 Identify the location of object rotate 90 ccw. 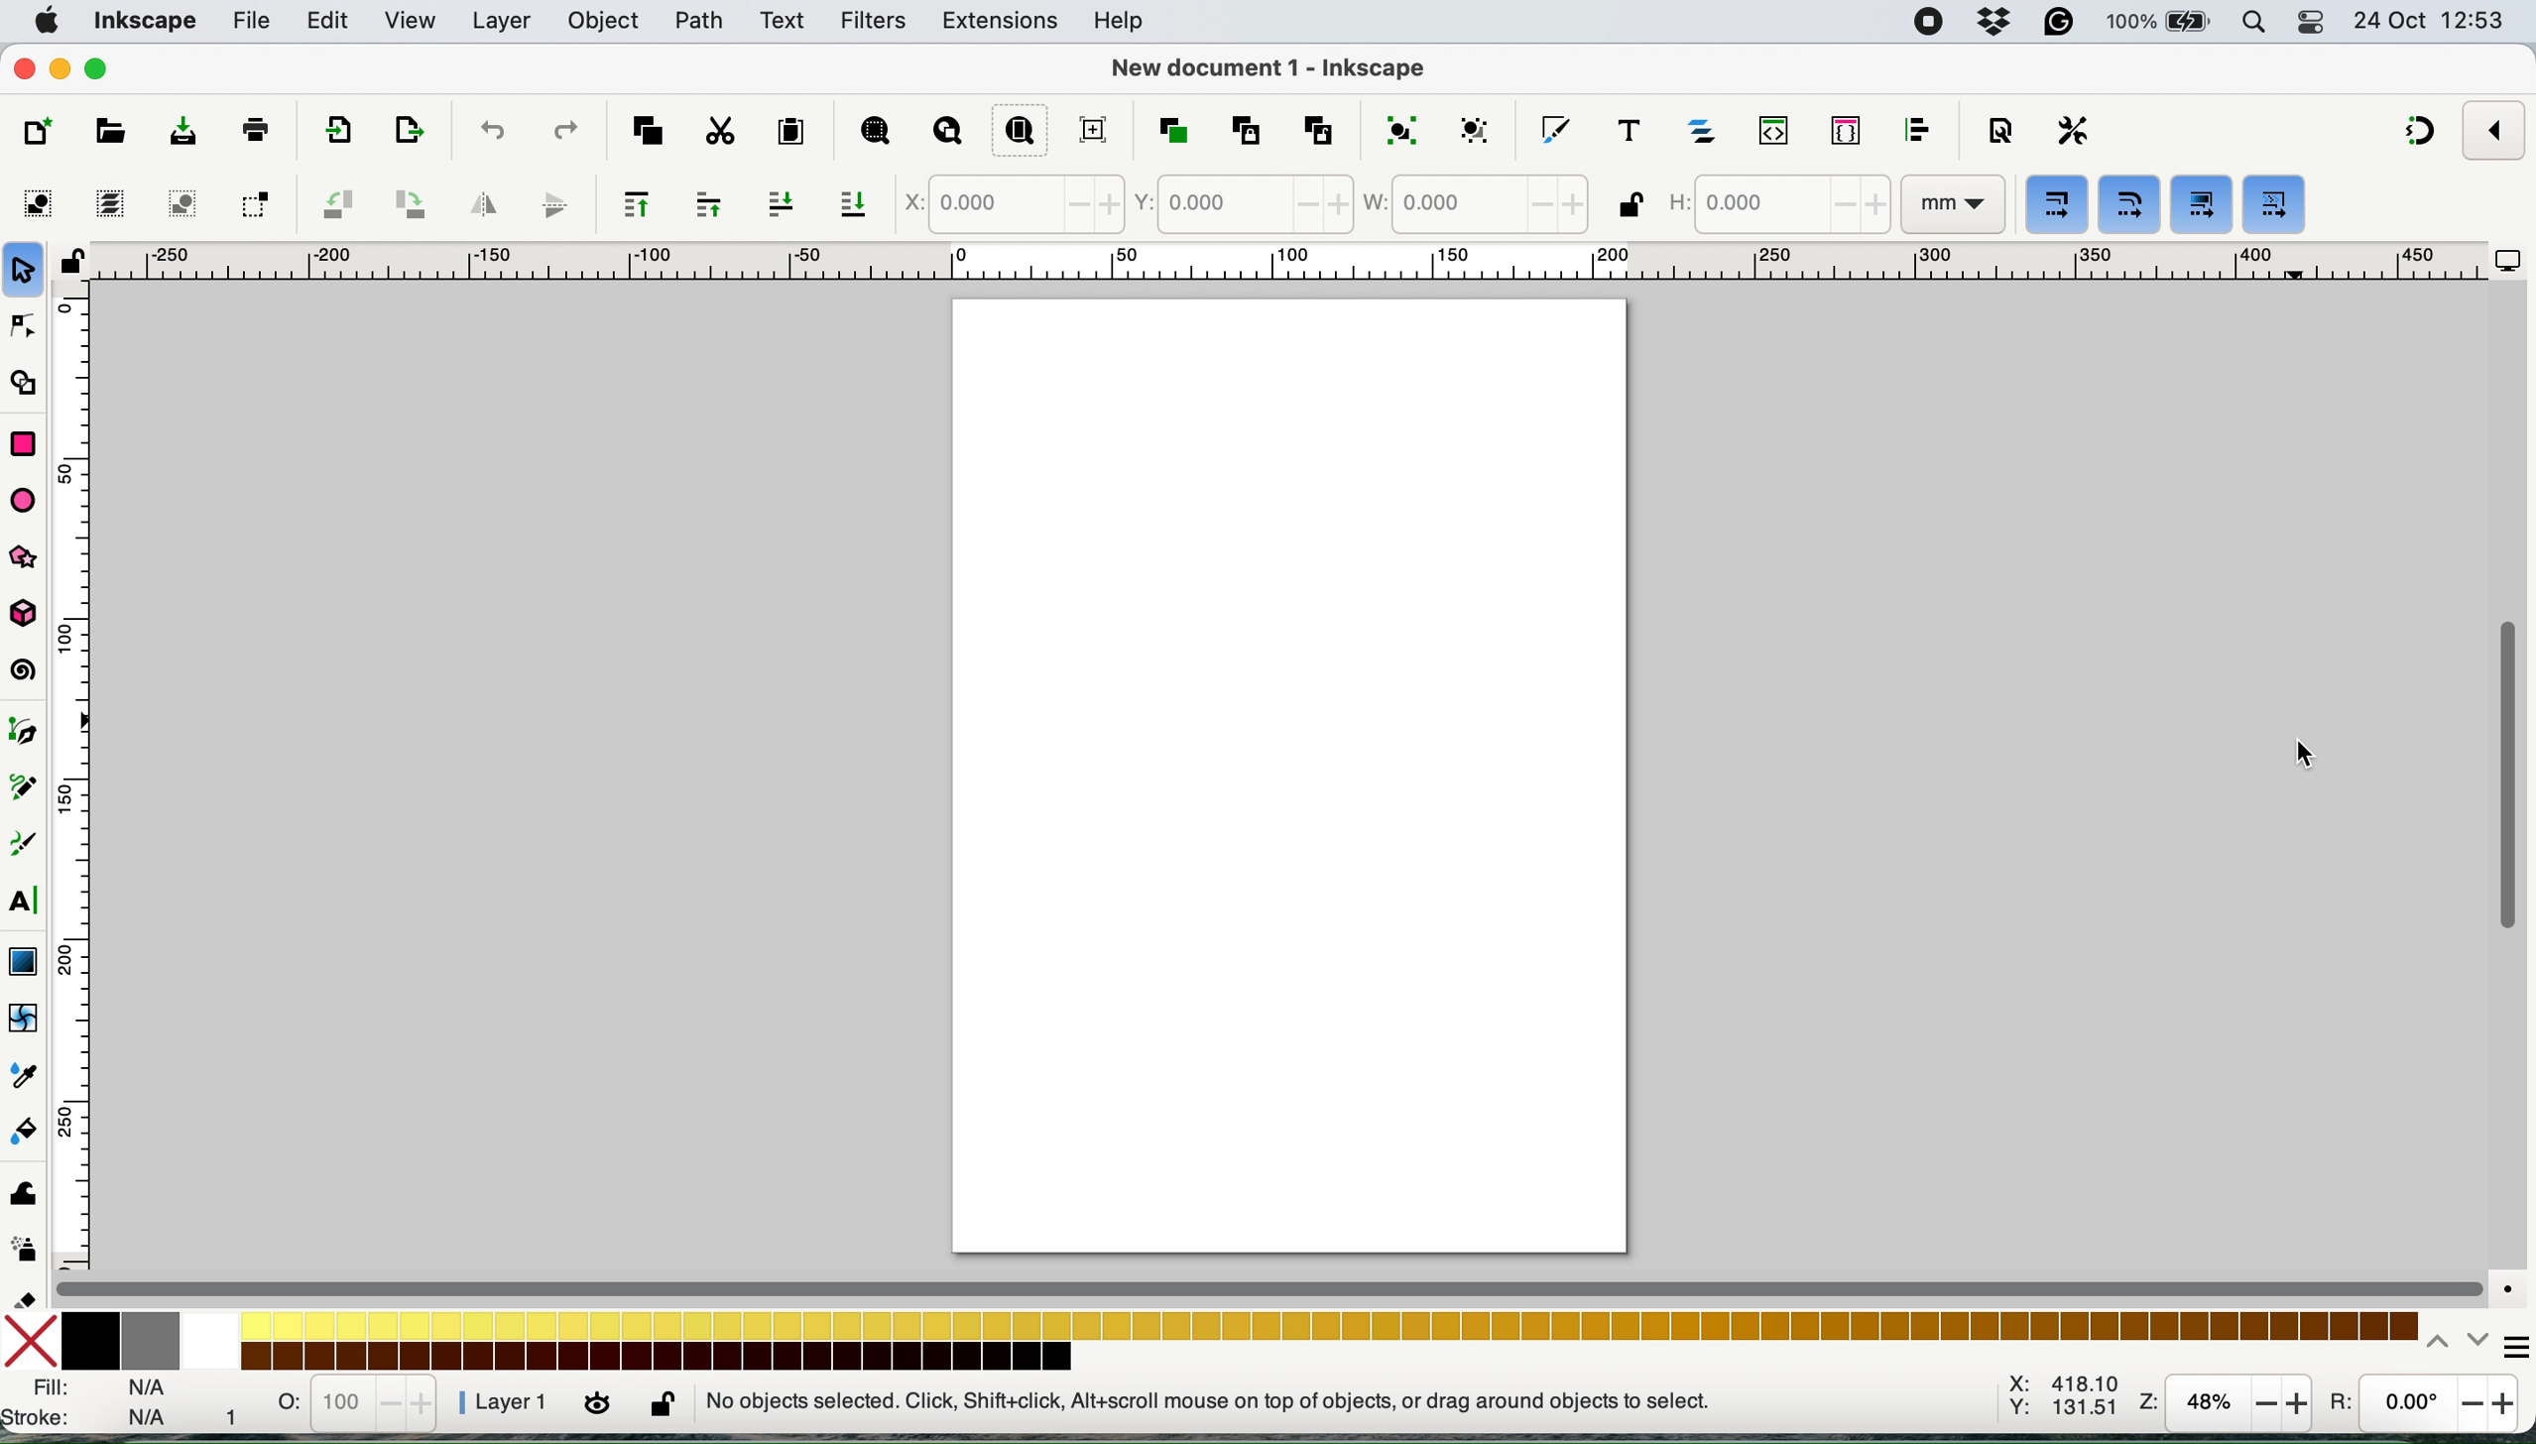
(333, 202).